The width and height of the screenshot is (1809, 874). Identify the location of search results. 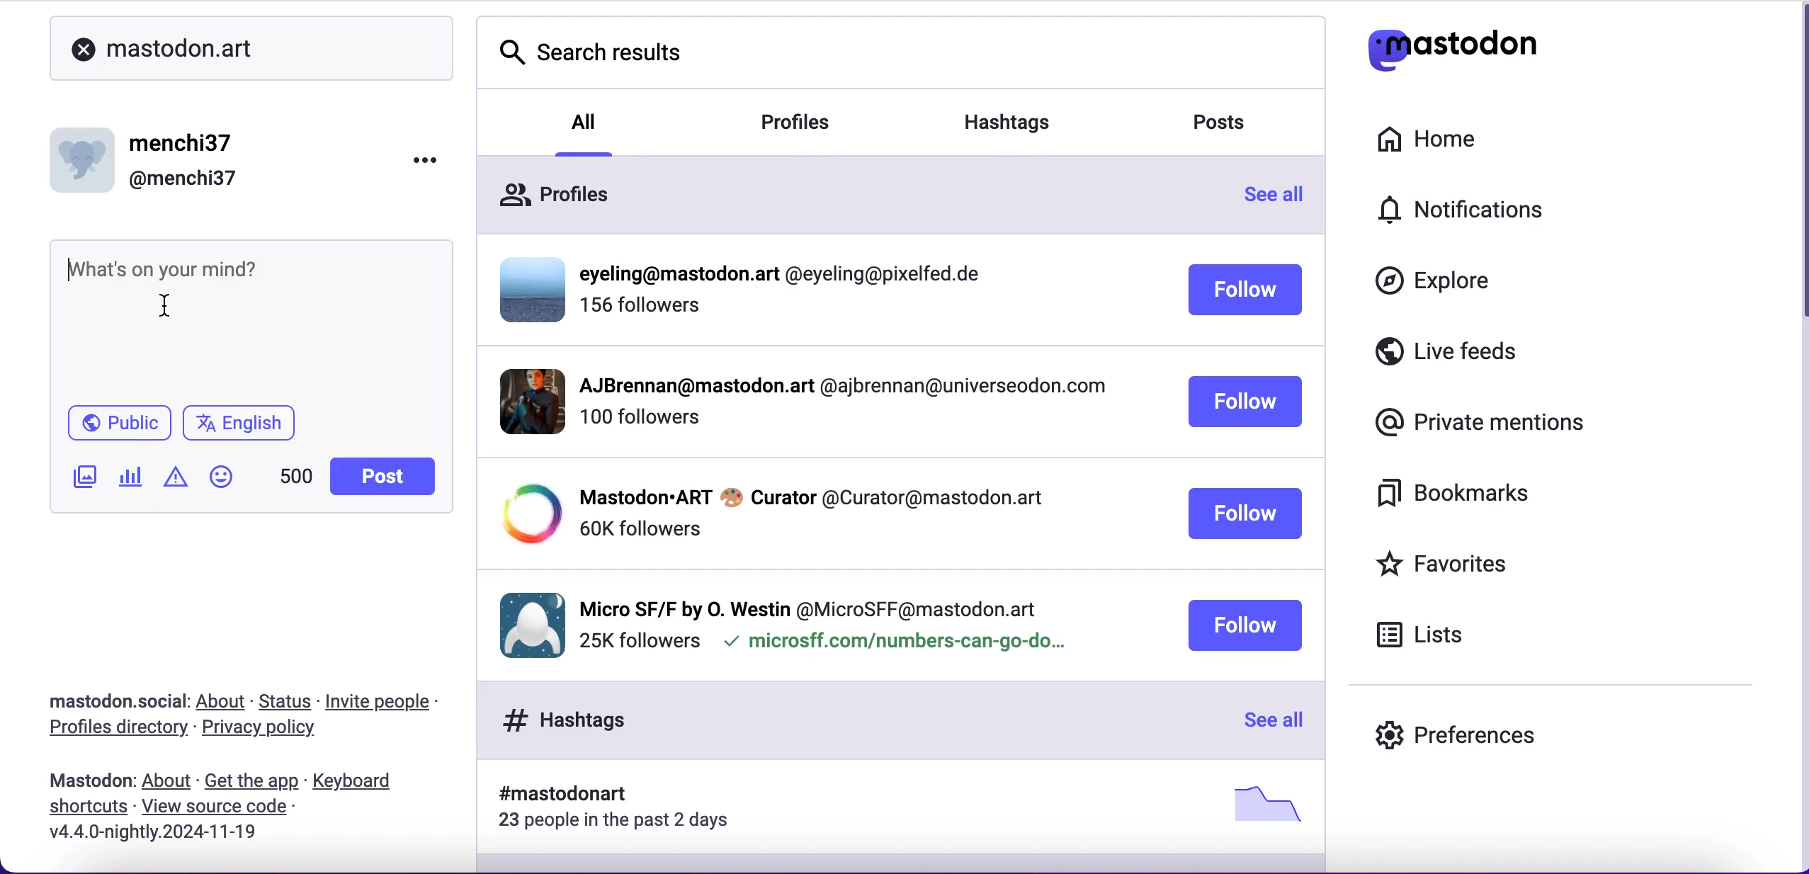
(624, 50).